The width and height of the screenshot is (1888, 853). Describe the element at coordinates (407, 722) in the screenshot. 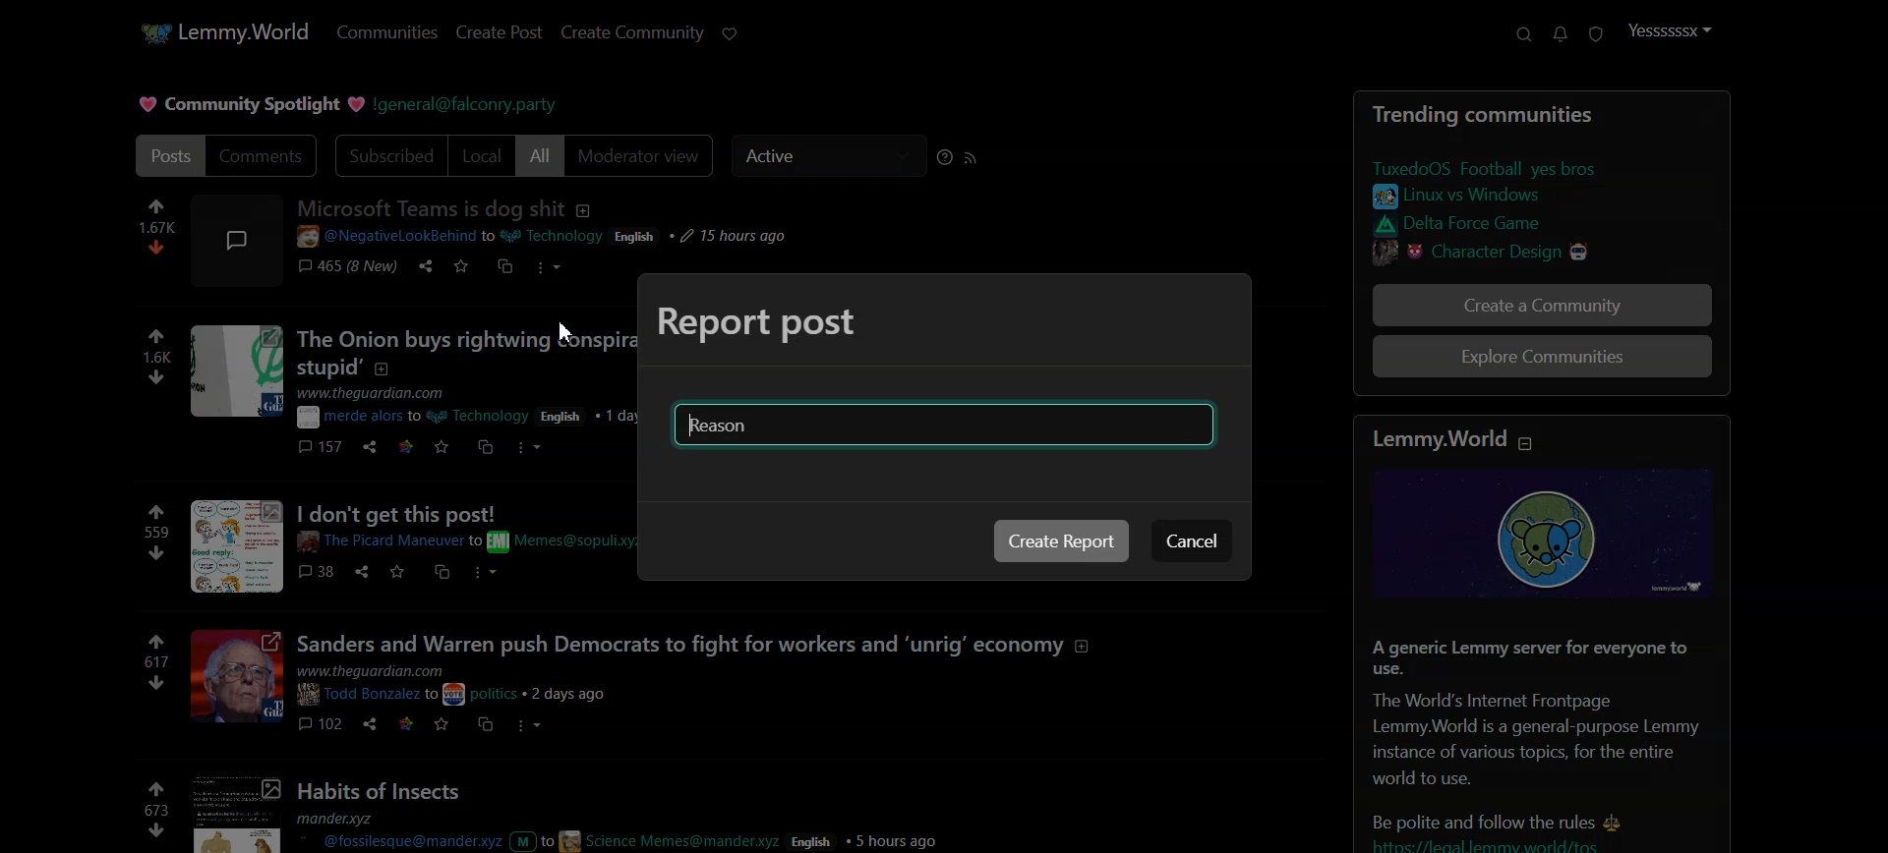

I see `link` at that location.